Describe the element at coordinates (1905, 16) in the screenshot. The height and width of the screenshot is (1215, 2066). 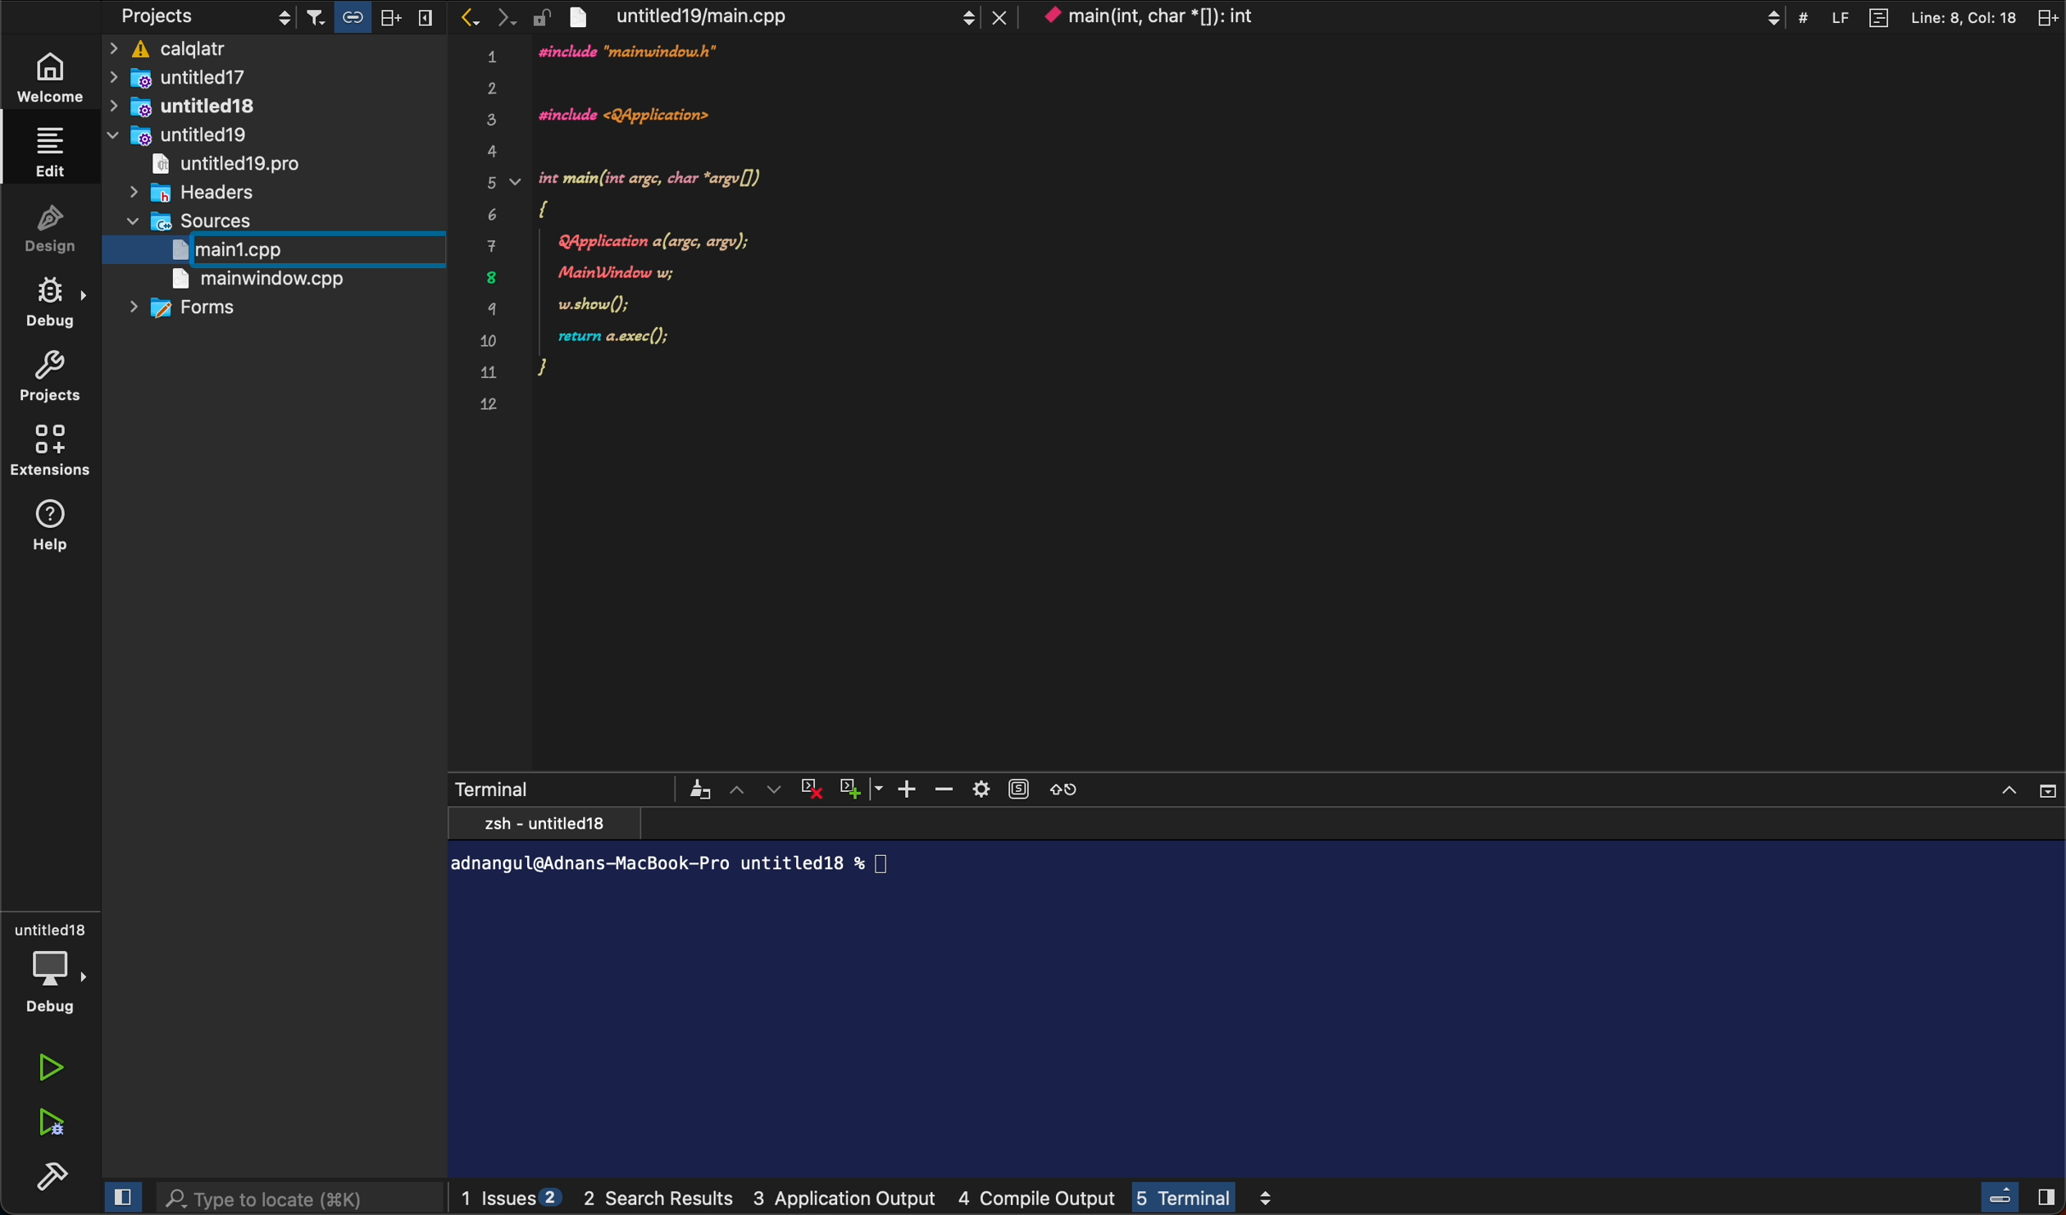
I see `file information` at that location.